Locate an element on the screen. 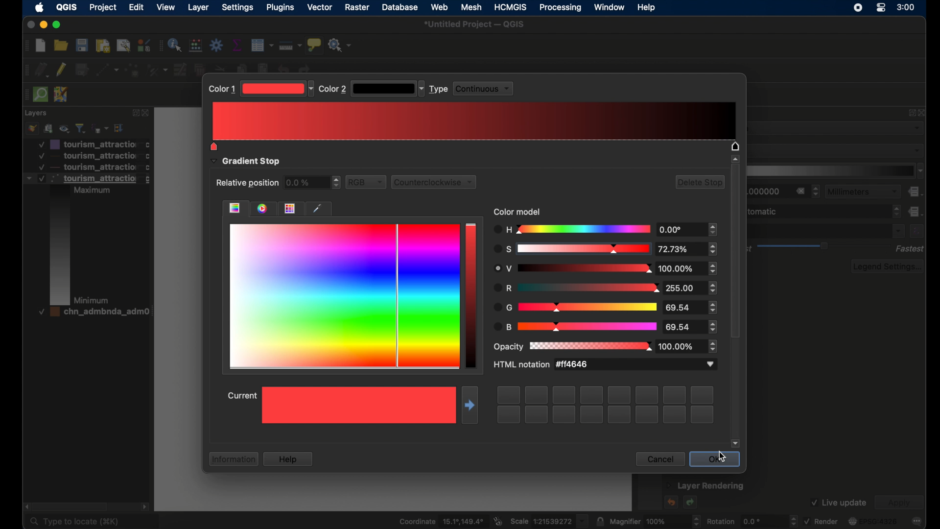  scroll up is located at coordinates (734, 159).